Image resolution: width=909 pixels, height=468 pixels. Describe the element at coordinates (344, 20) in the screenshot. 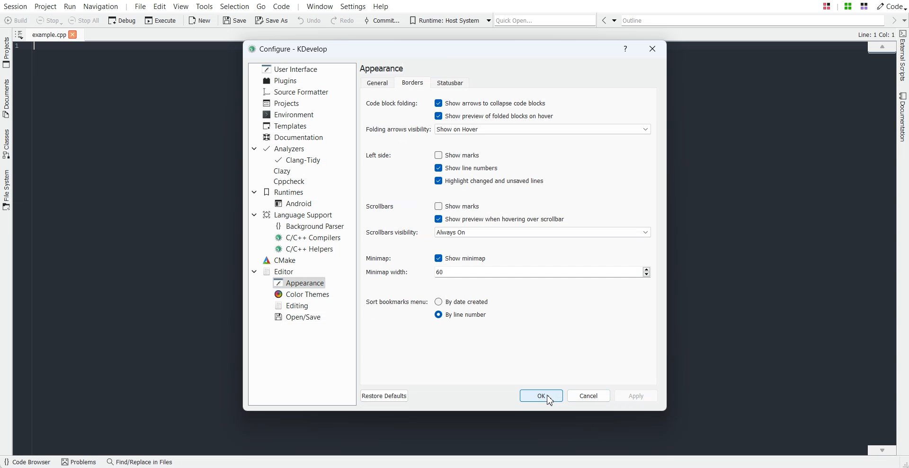

I see `Redo` at that location.